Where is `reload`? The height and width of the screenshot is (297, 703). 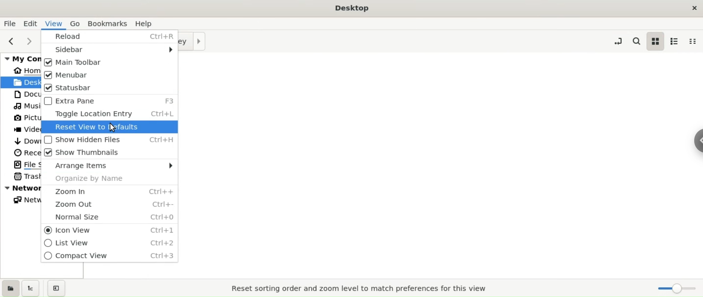 reload is located at coordinates (109, 37).